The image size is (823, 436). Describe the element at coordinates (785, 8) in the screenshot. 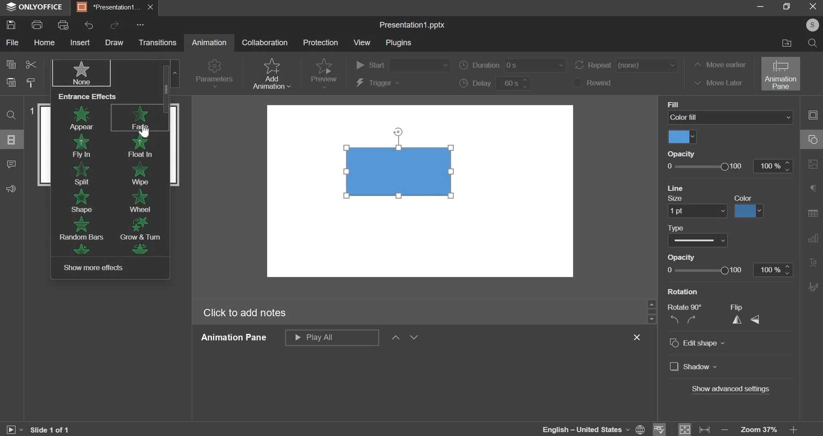

I see `maximize` at that location.